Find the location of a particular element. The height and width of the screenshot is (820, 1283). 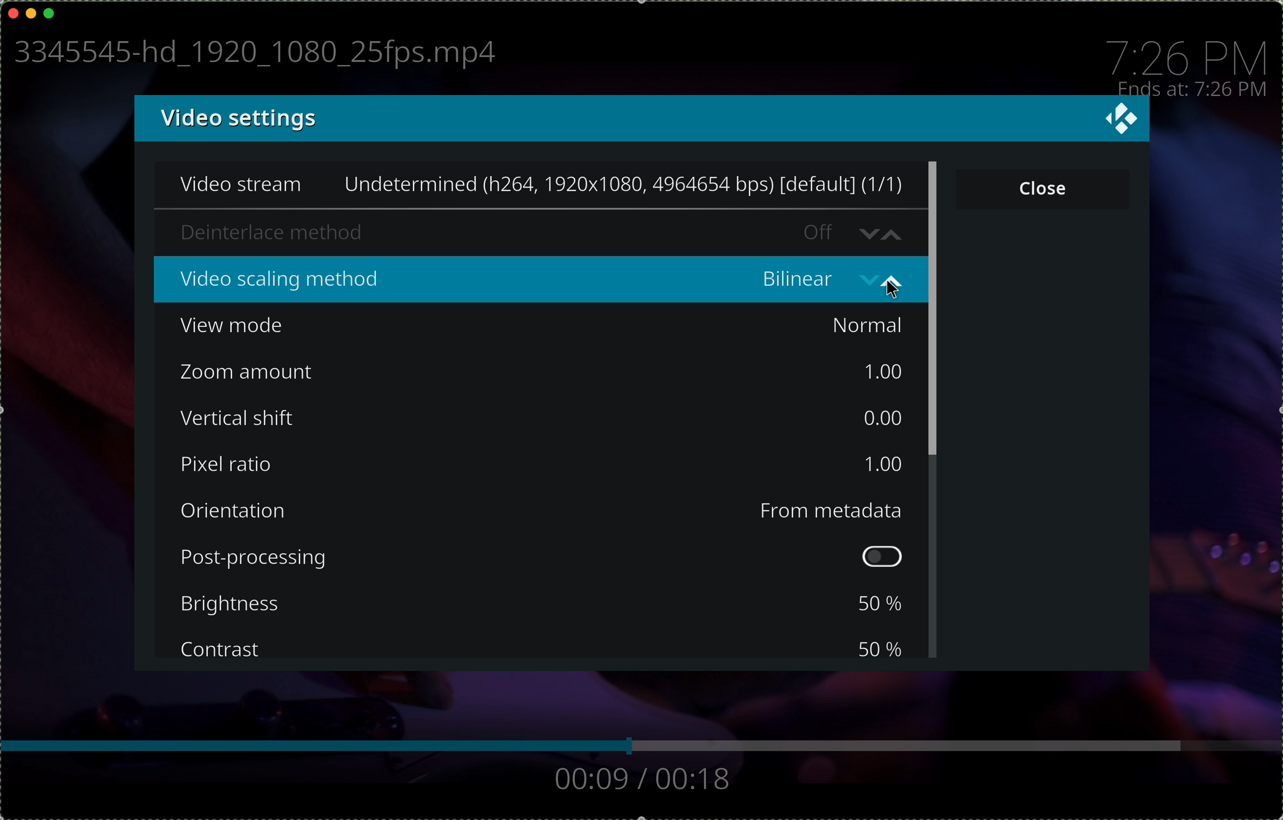

zoom amount is located at coordinates (247, 372).